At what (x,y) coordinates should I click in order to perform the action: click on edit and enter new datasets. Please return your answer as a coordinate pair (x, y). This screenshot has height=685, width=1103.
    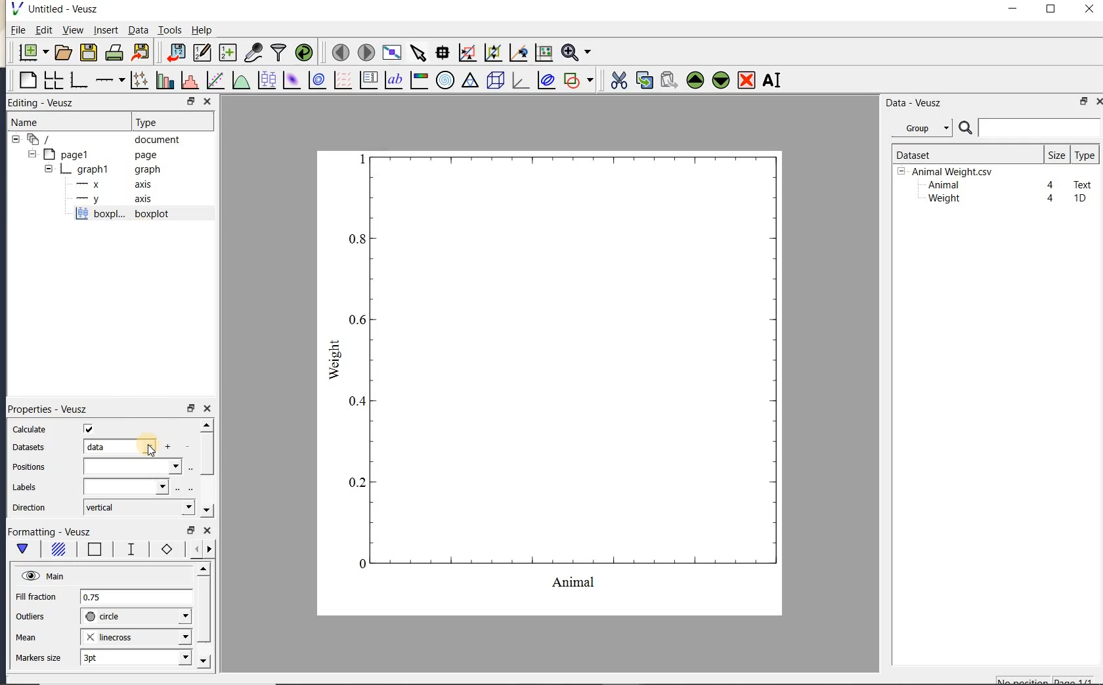
    Looking at the image, I should click on (202, 52).